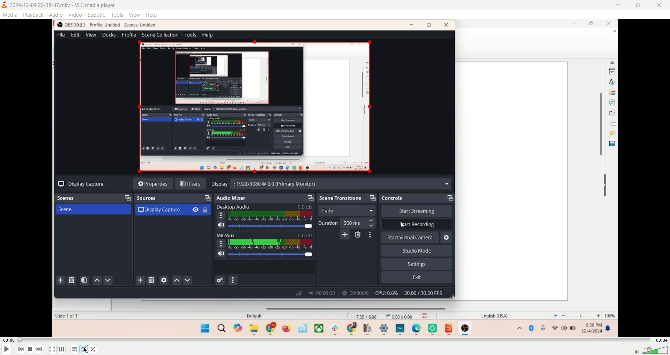  Describe the element at coordinates (335, 178) in the screenshot. I see `main screen` at that location.